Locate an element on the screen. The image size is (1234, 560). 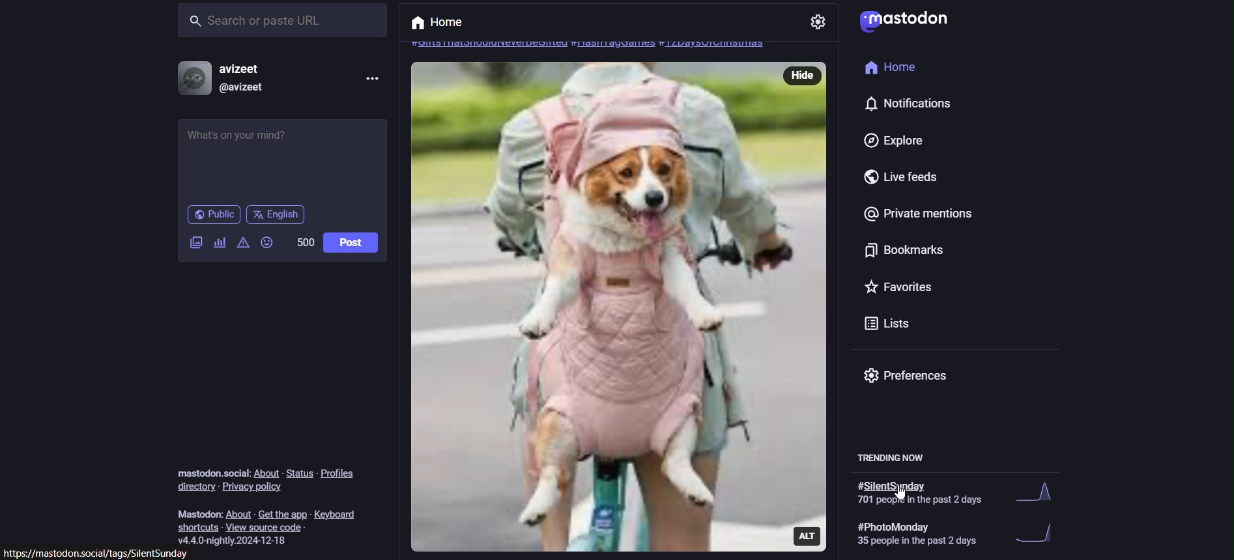
@avizeet is located at coordinates (241, 88).